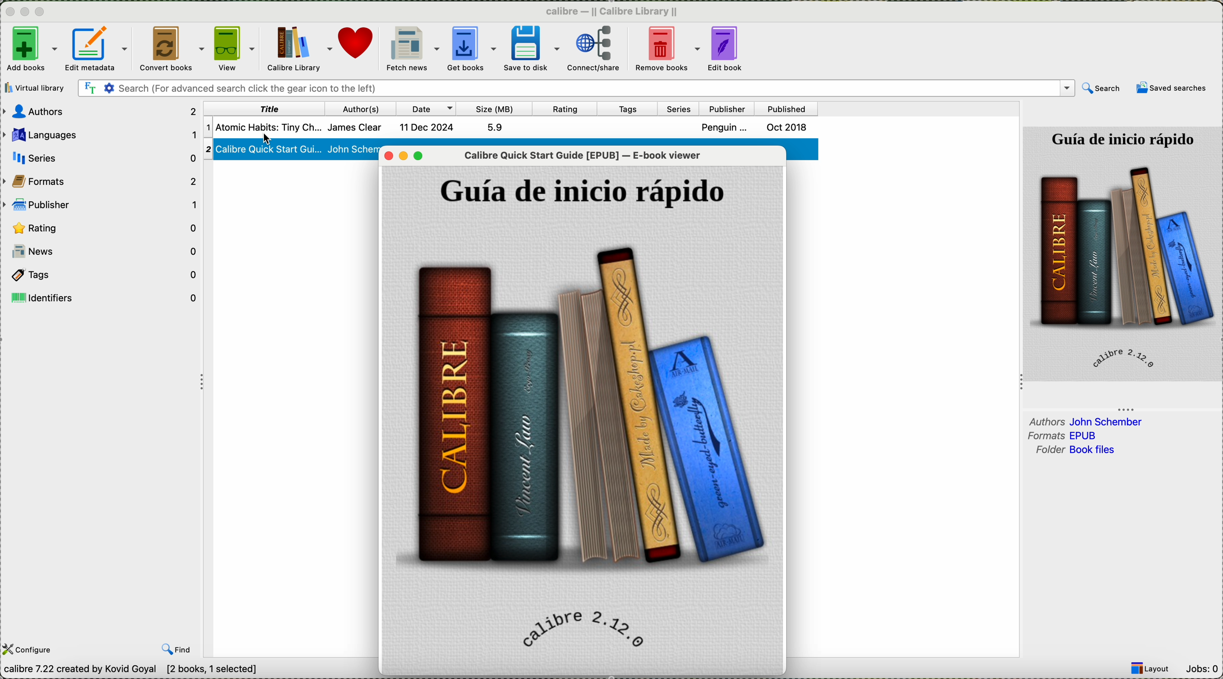 The height and width of the screenshot is (679, 1223). What do you see at coordinates (596, 50) in the screenshot?
I see `connect/share` at bounding box center [596, 50].